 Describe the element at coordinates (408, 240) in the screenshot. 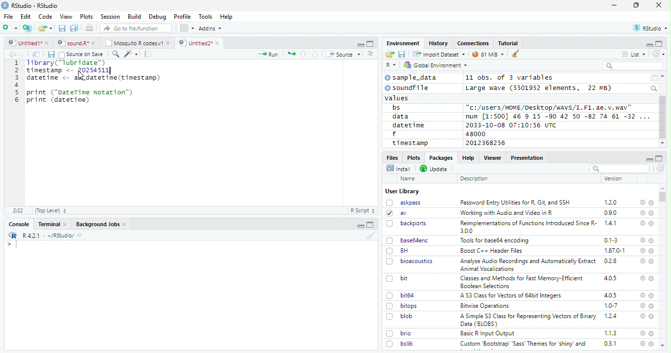

I see `base64enc` at that location.